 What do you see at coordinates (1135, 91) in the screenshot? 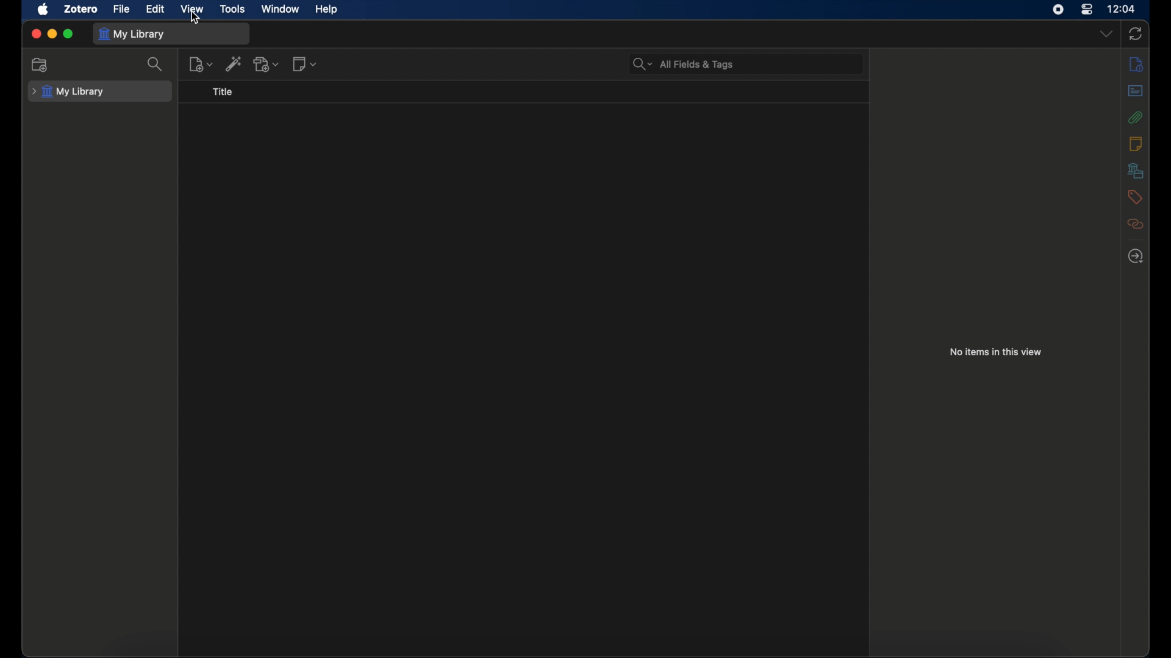
I see `abstract` at bounding box center [1135, 91].